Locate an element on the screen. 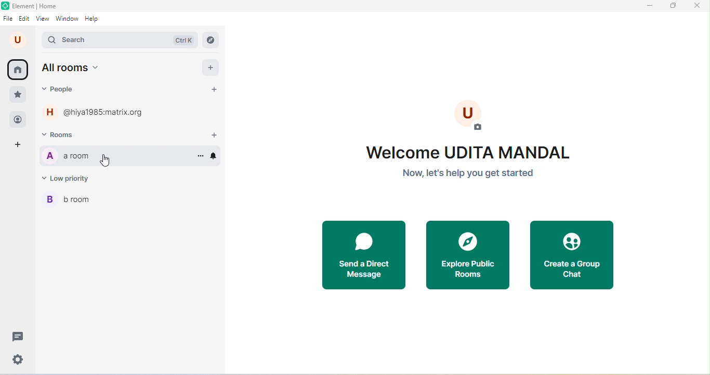  hiya 1985 is located at coordinates (95, 112).